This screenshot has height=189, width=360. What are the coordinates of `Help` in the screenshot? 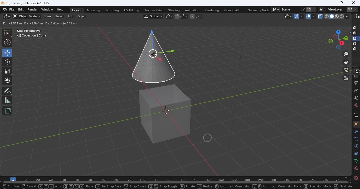 It's located at (61, 9).